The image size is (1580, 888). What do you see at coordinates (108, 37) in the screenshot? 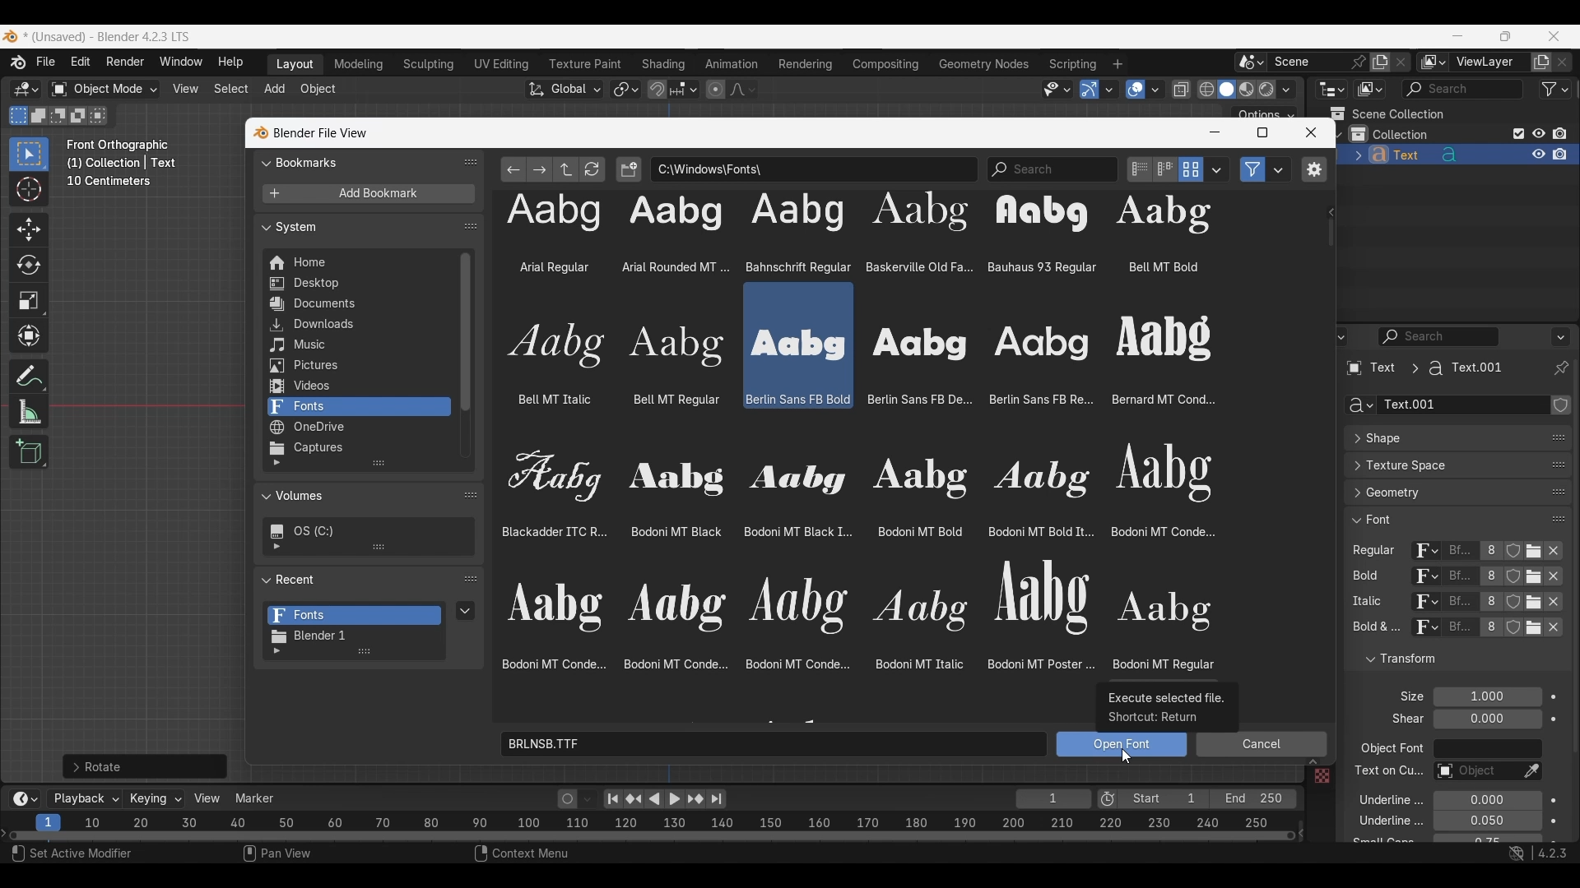
I see `Project and software name` at bounding box center [108, 37].